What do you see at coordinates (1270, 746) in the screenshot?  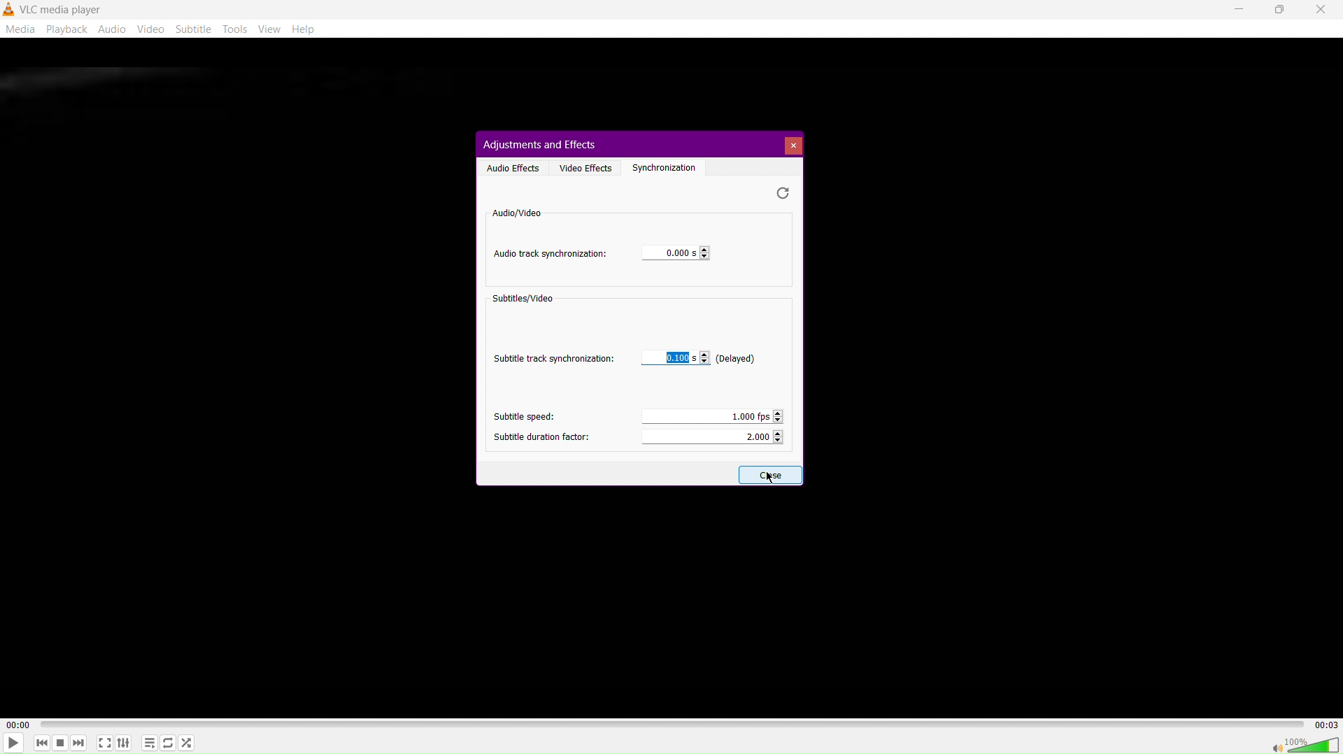 I see `mute/unmute` at bounding box center [1270, 746].